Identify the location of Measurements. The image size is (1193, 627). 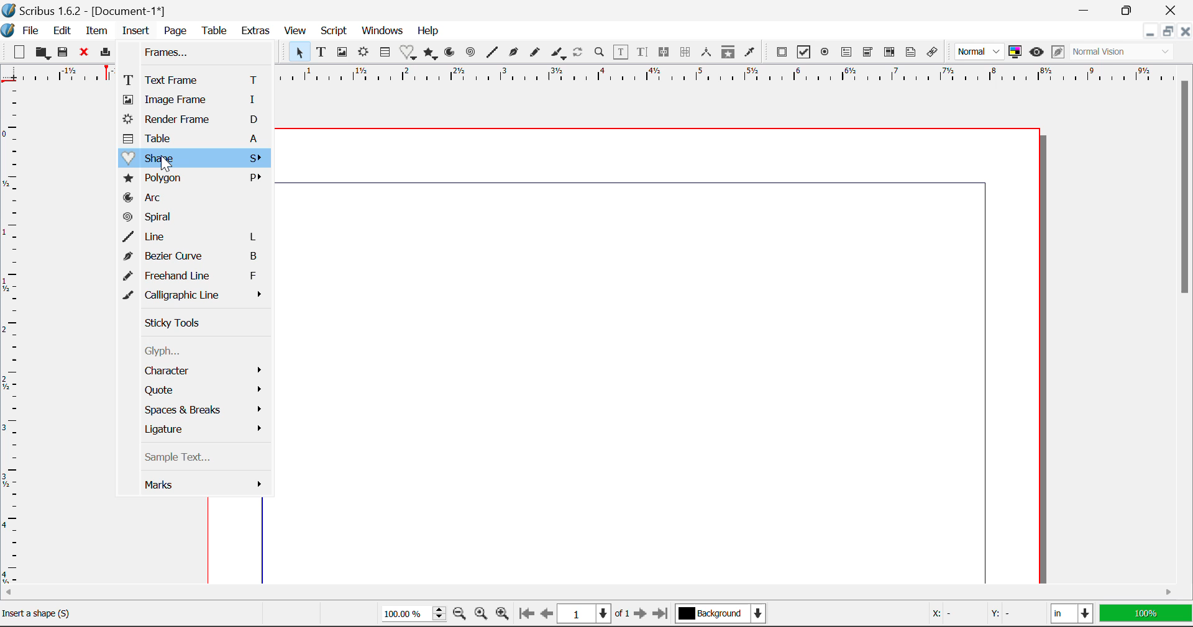
(708, 53).